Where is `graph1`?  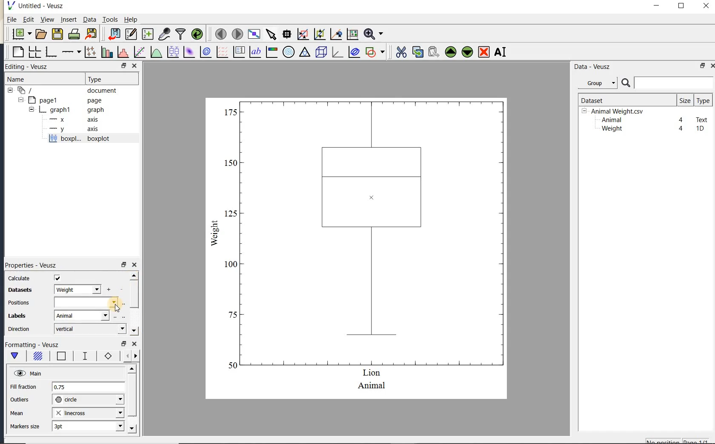
graph1 is located at coordinates (63, 110).